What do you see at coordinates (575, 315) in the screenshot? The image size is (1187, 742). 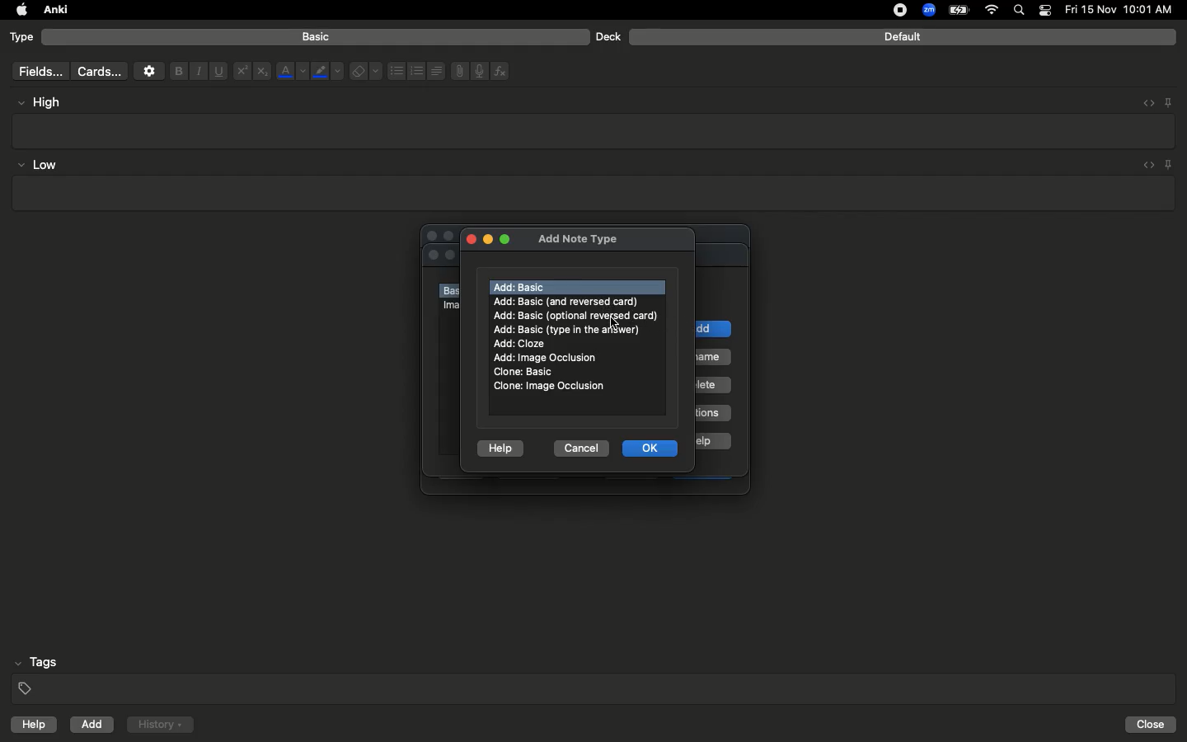 I see `Add basic optional reversed card` at bounding box center [575, 315].